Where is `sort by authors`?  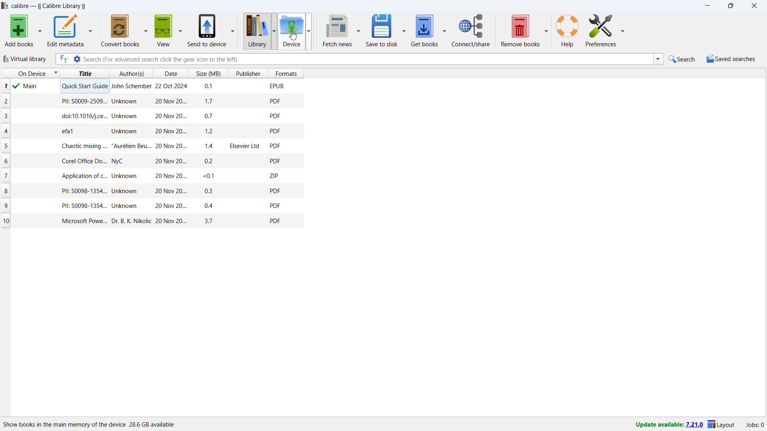
sort by authors is located at coordinates (130, 73).